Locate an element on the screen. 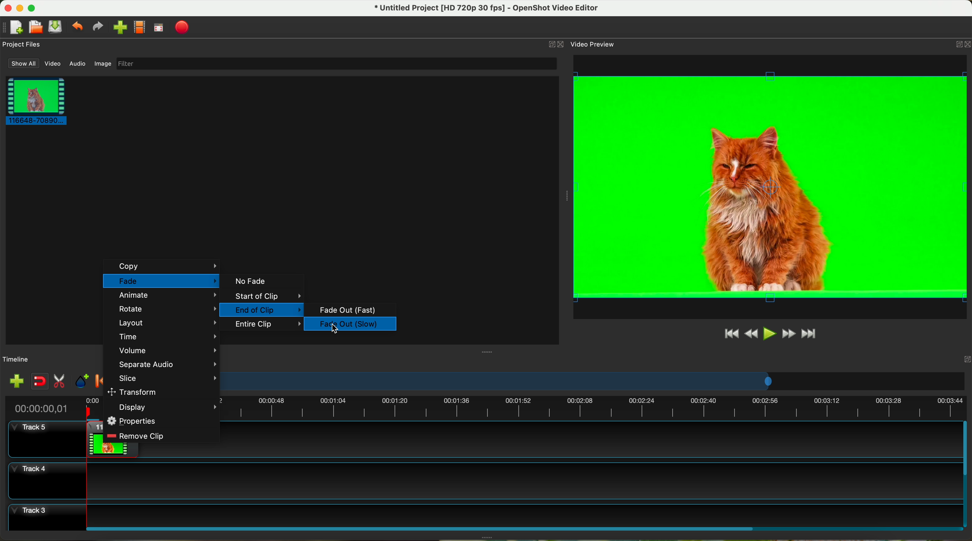 Image resolution: width=972 pixels, height=541 pixels. volume is located at coordinates (167, 351).